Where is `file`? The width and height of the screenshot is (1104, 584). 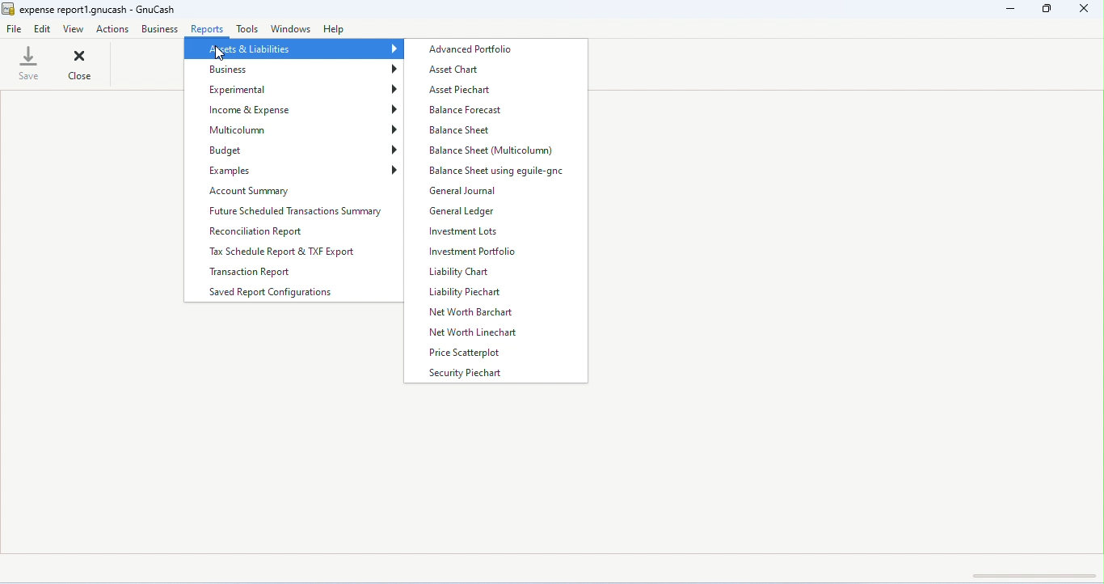
file is located at coordinates (15, 28).